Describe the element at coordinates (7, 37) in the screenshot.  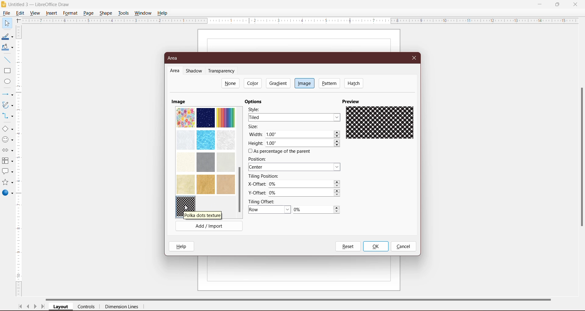
I see `Line Color` at that location.